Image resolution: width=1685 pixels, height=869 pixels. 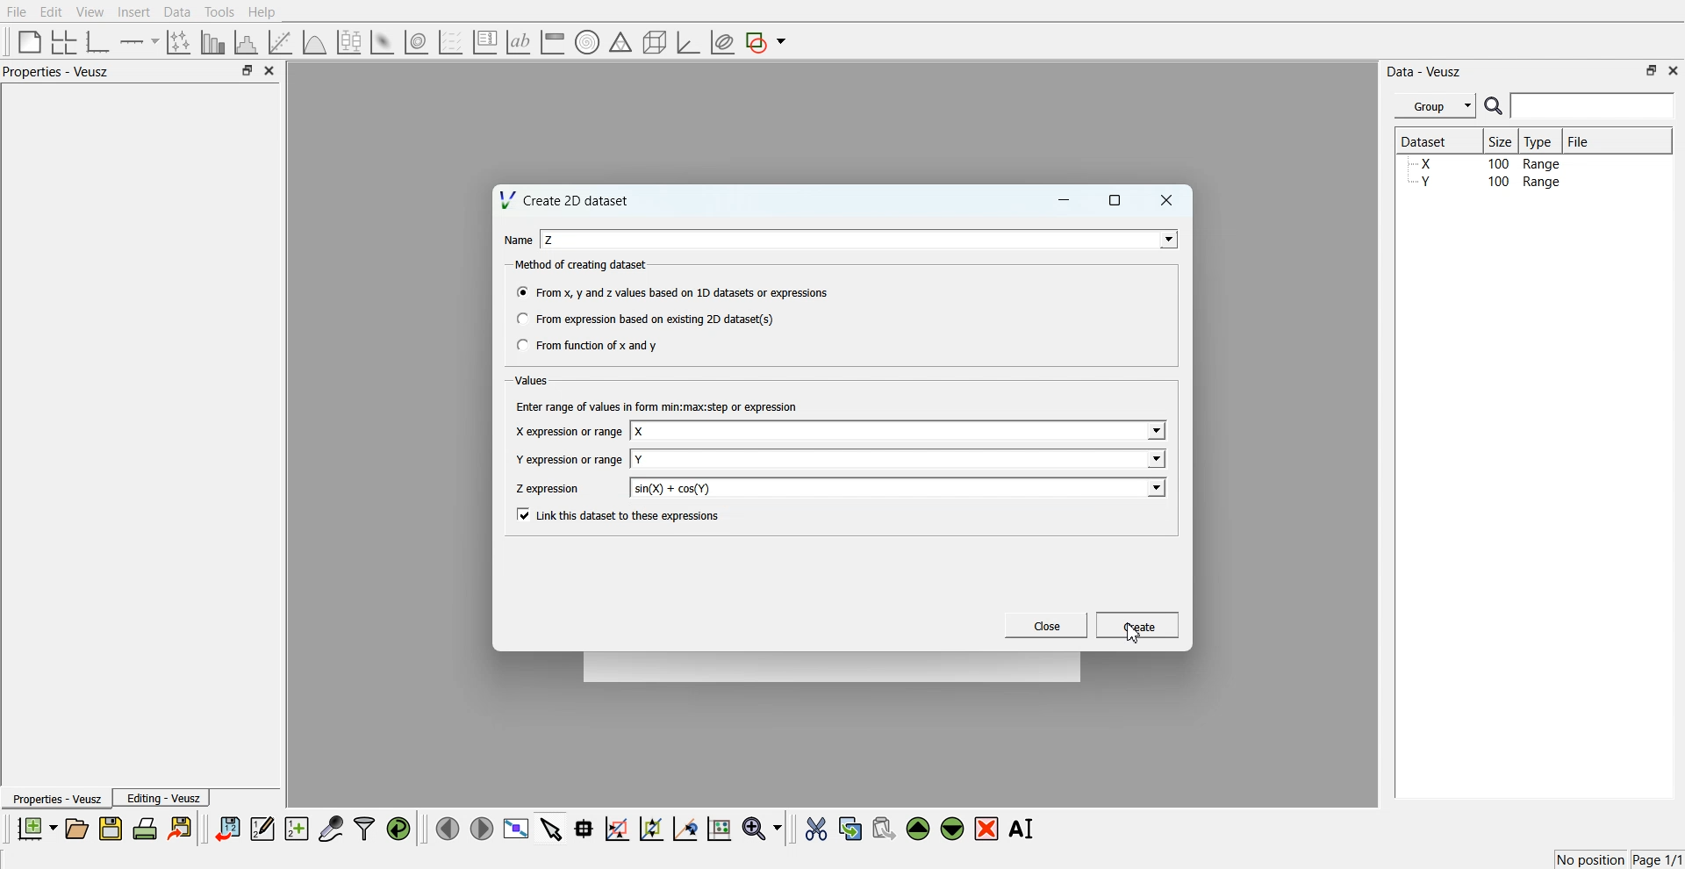 I want to click on ‘Name, so click(x=516, y=239).